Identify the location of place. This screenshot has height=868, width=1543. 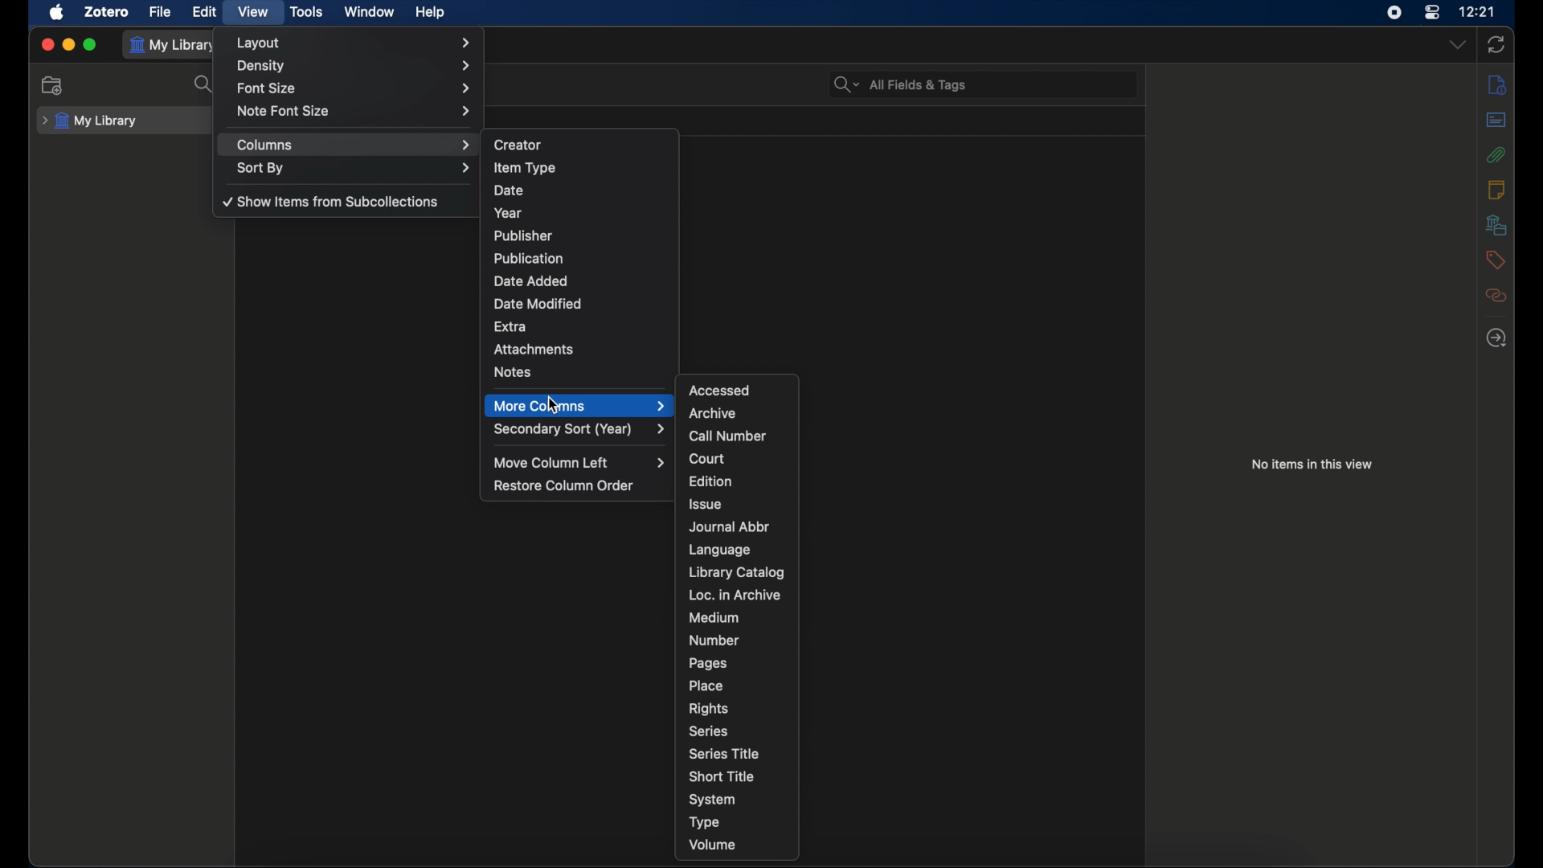
(706, 686).